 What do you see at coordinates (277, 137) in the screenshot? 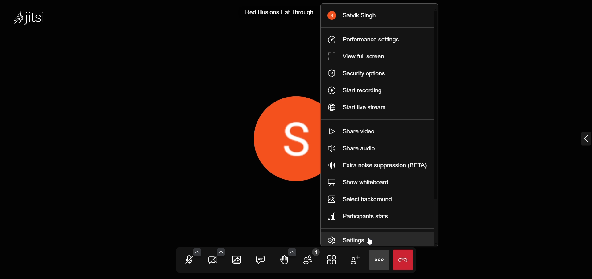
I see `display picture` at bounding box center [277, 137].